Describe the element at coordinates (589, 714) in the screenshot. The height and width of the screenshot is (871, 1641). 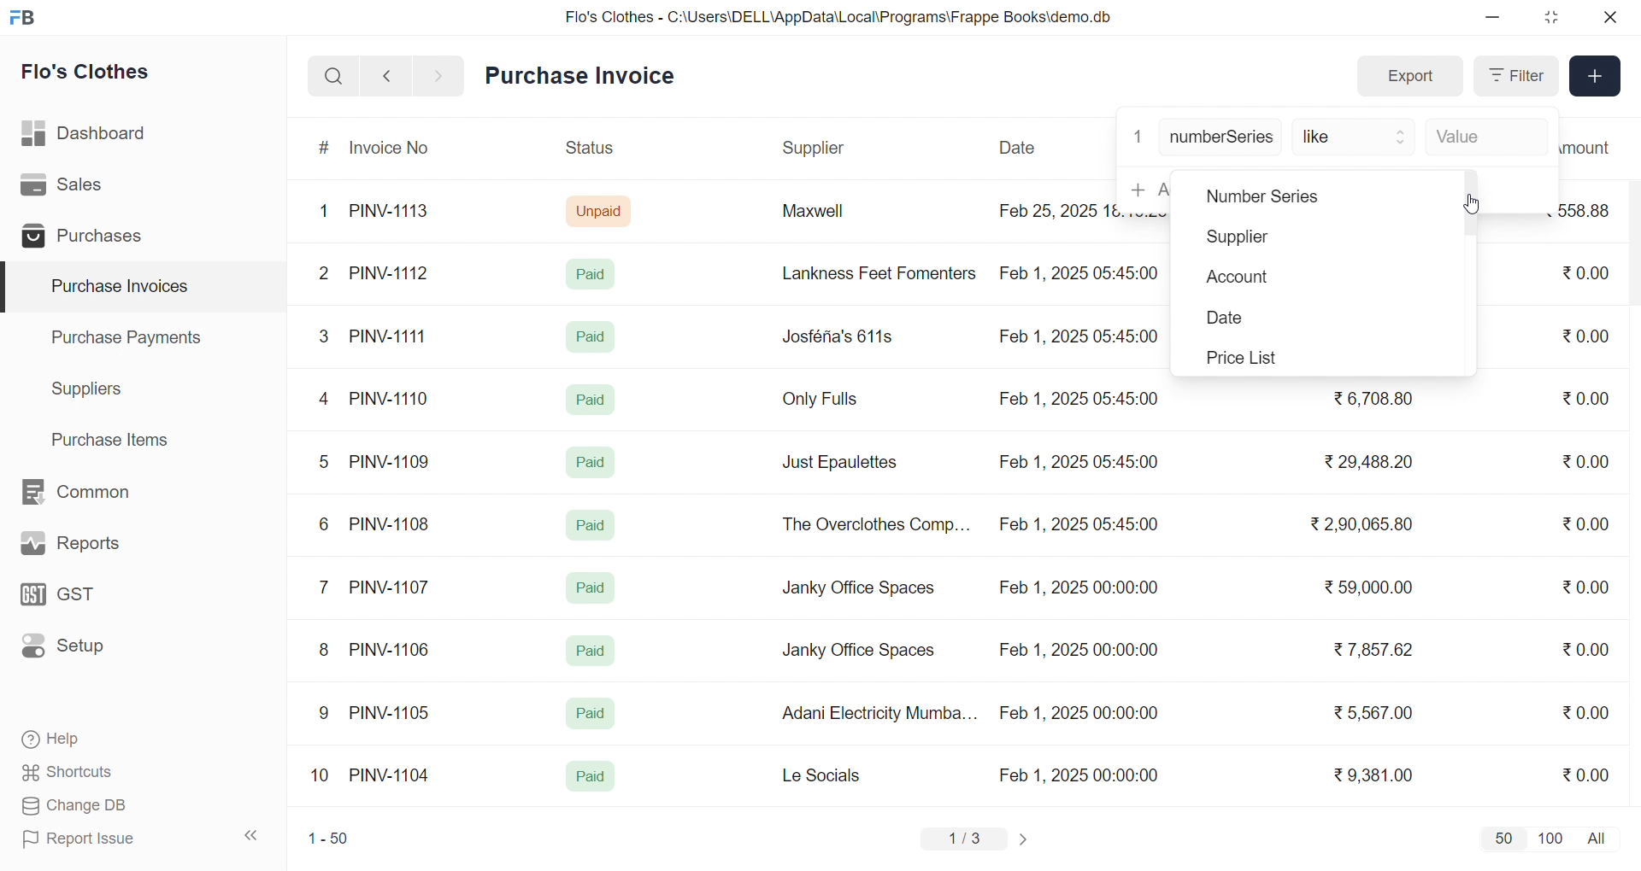
I see `Paid` at that location.